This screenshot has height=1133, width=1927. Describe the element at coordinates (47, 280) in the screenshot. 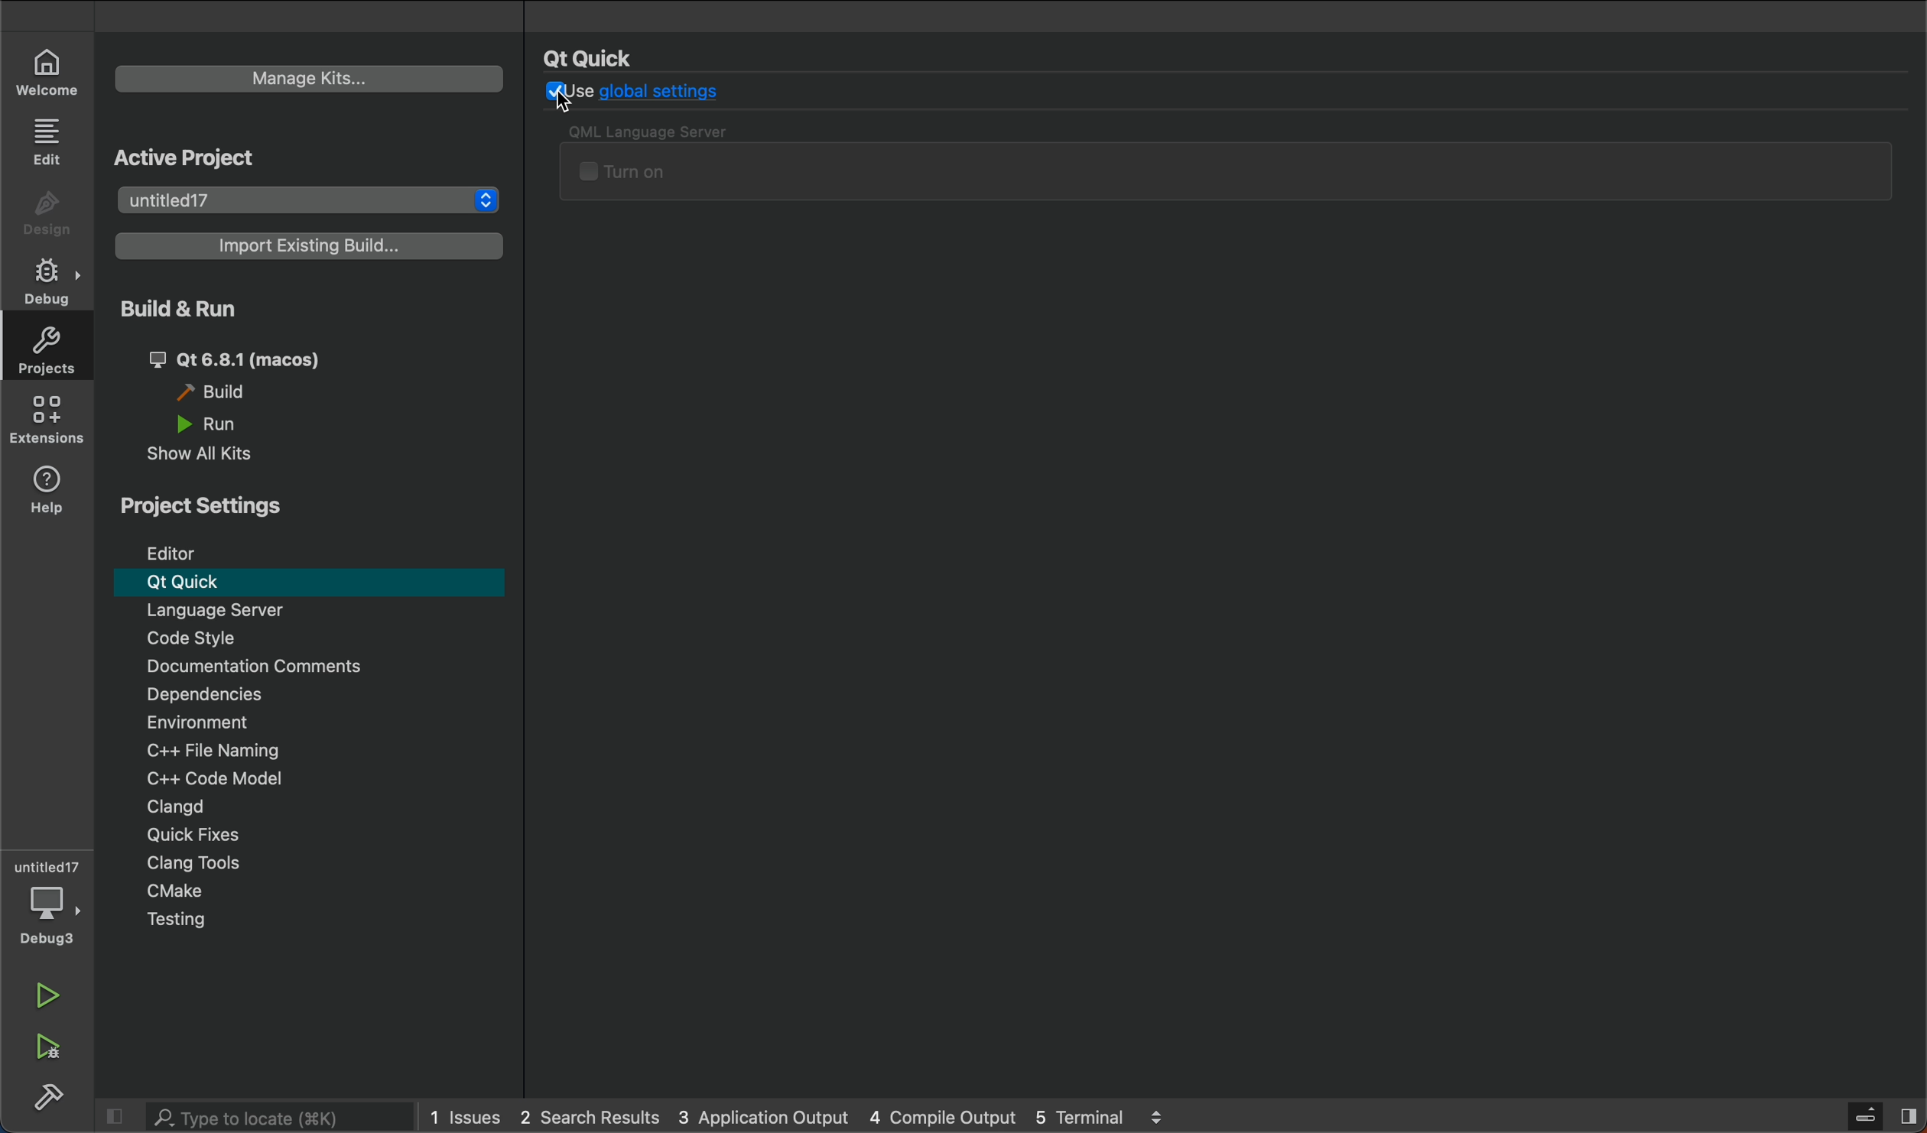

I see `debug` at that location.